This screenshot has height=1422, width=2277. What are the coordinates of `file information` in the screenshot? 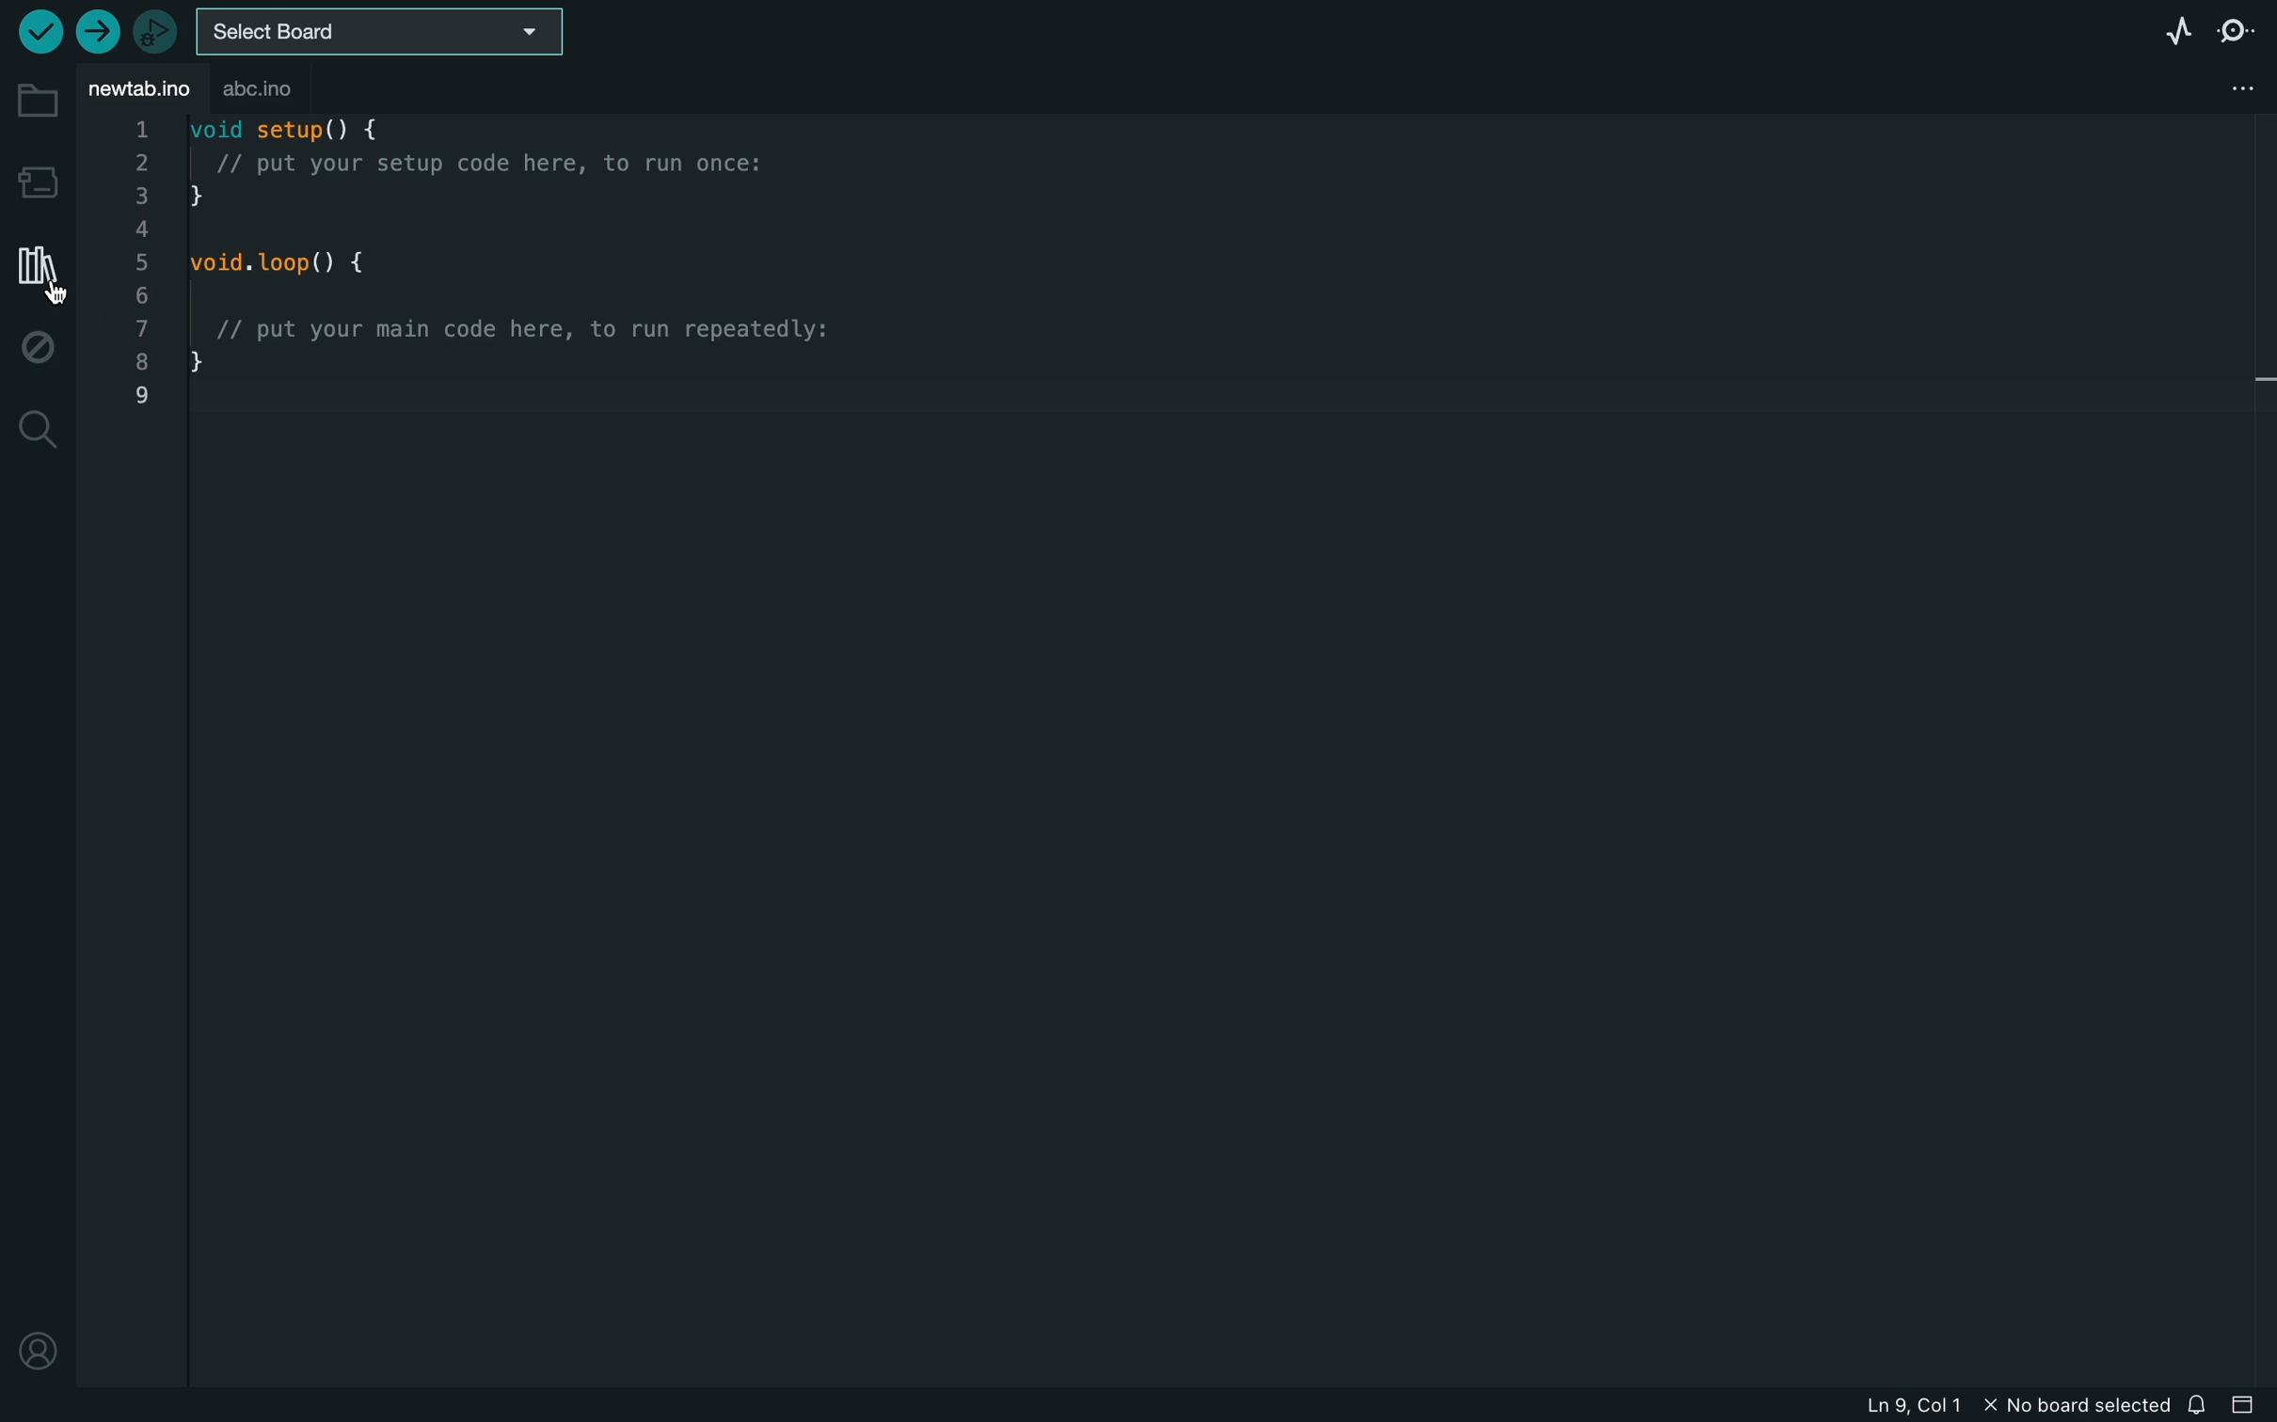 It's located at (1935, 1398).